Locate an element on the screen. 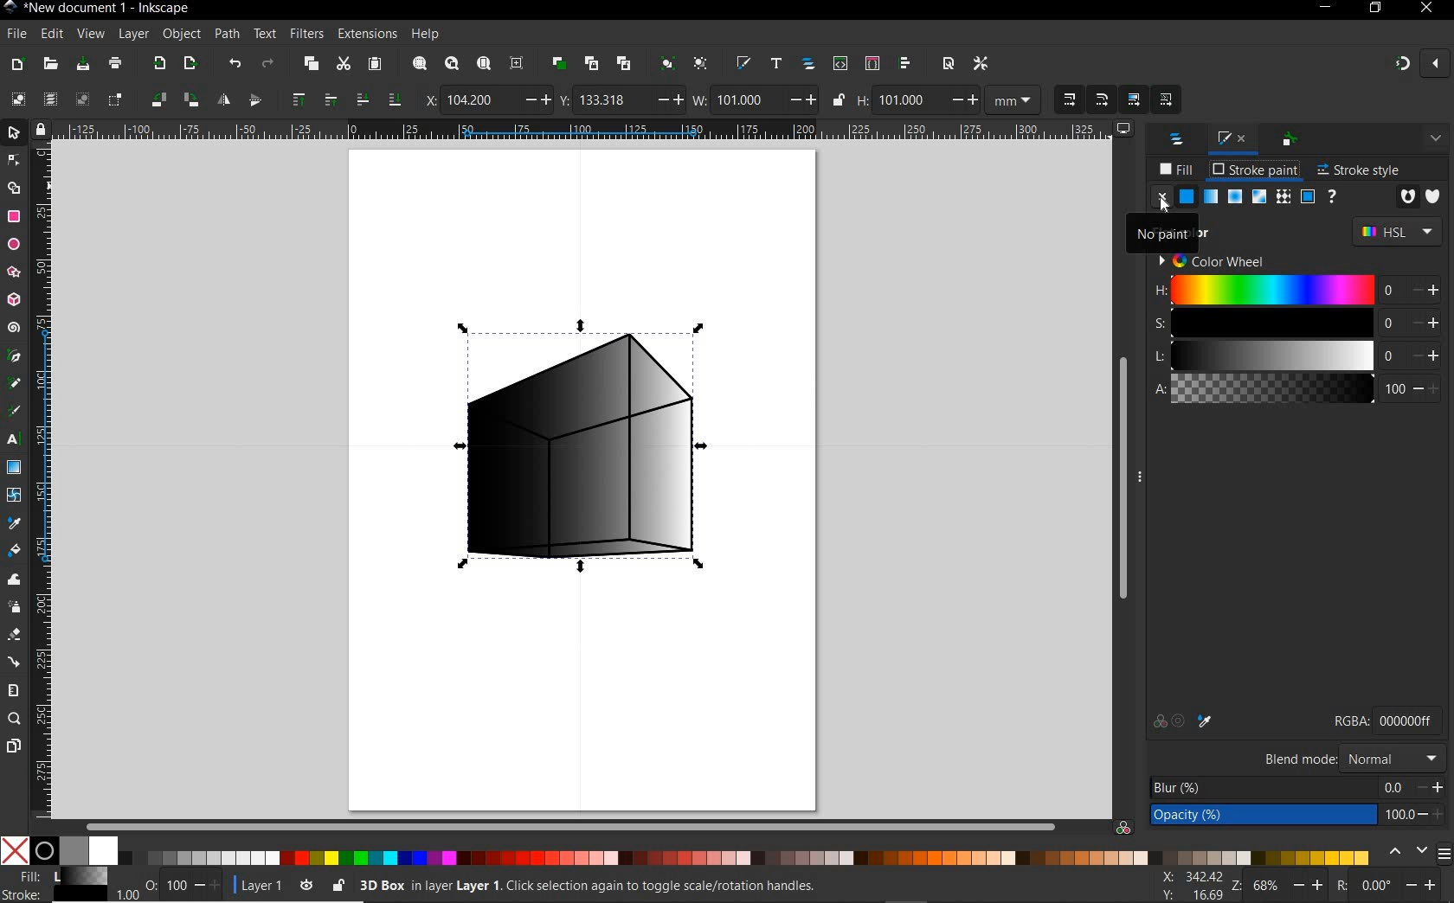 The height and width of the screenshot is (903, 1454). COPY is located at coordinates (312, 65).